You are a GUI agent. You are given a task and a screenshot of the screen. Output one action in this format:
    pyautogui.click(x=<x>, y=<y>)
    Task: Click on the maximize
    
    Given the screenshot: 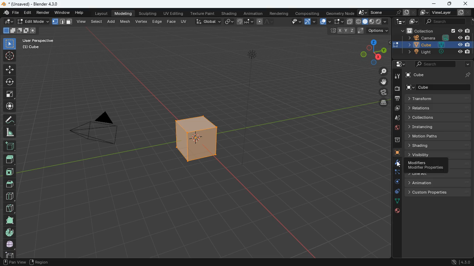 What is the action you would take?
    pyautogui.click(x=448, y=3)
    